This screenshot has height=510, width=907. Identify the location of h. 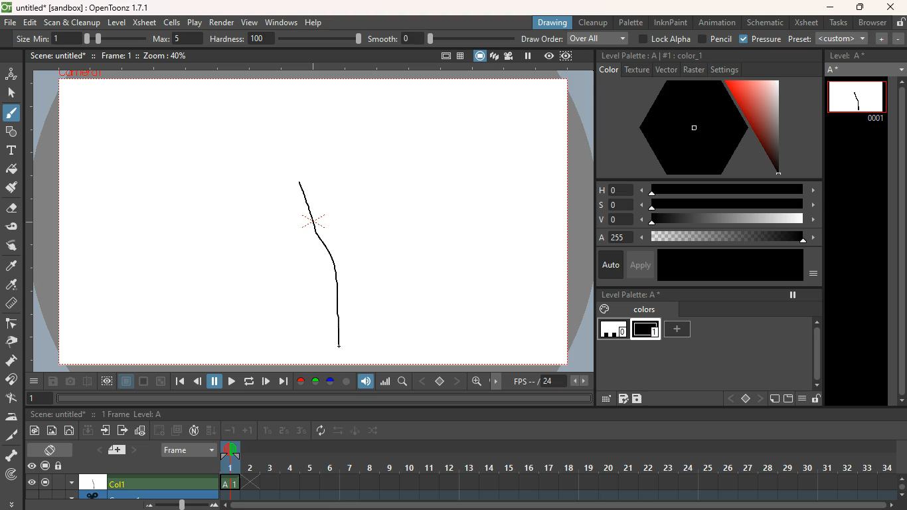
(610, 190).